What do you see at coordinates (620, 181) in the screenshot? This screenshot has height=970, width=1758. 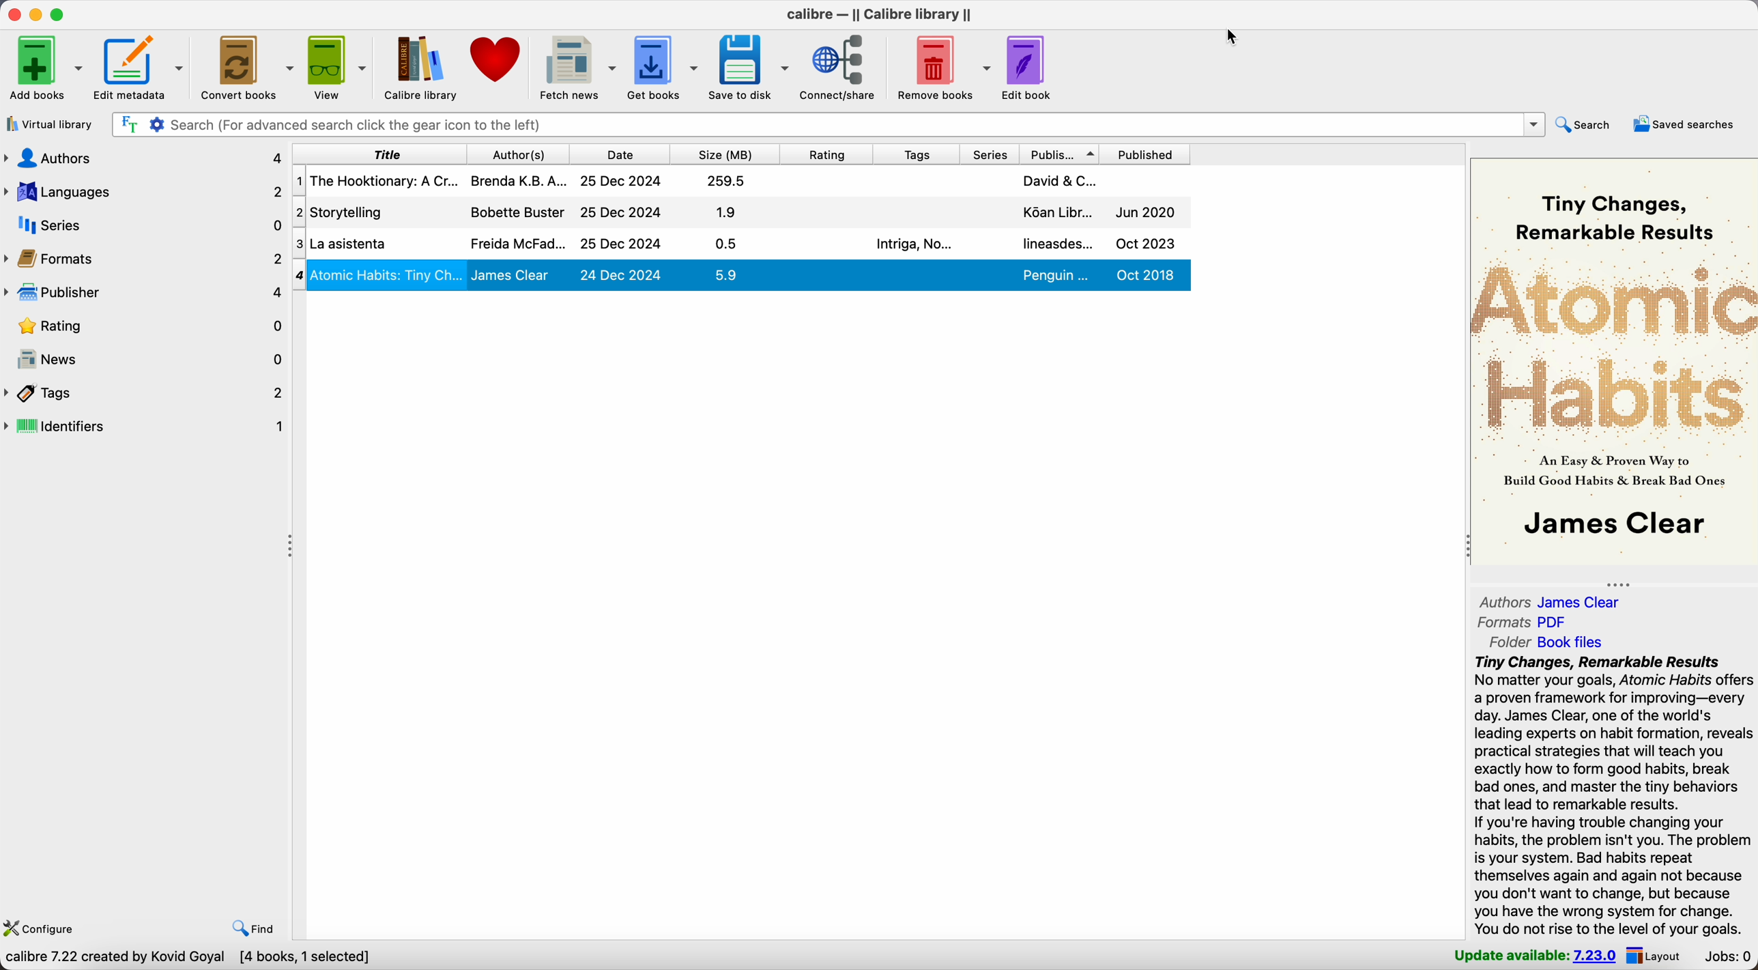 I see `25 Dec 2024` at bounding box center [620, 181].